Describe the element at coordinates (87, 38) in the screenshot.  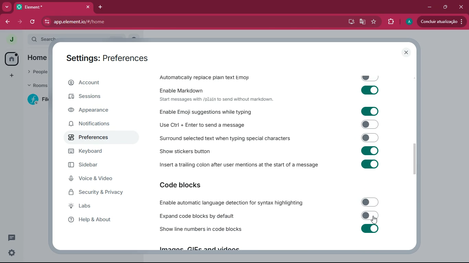
I see `Search` at that location.